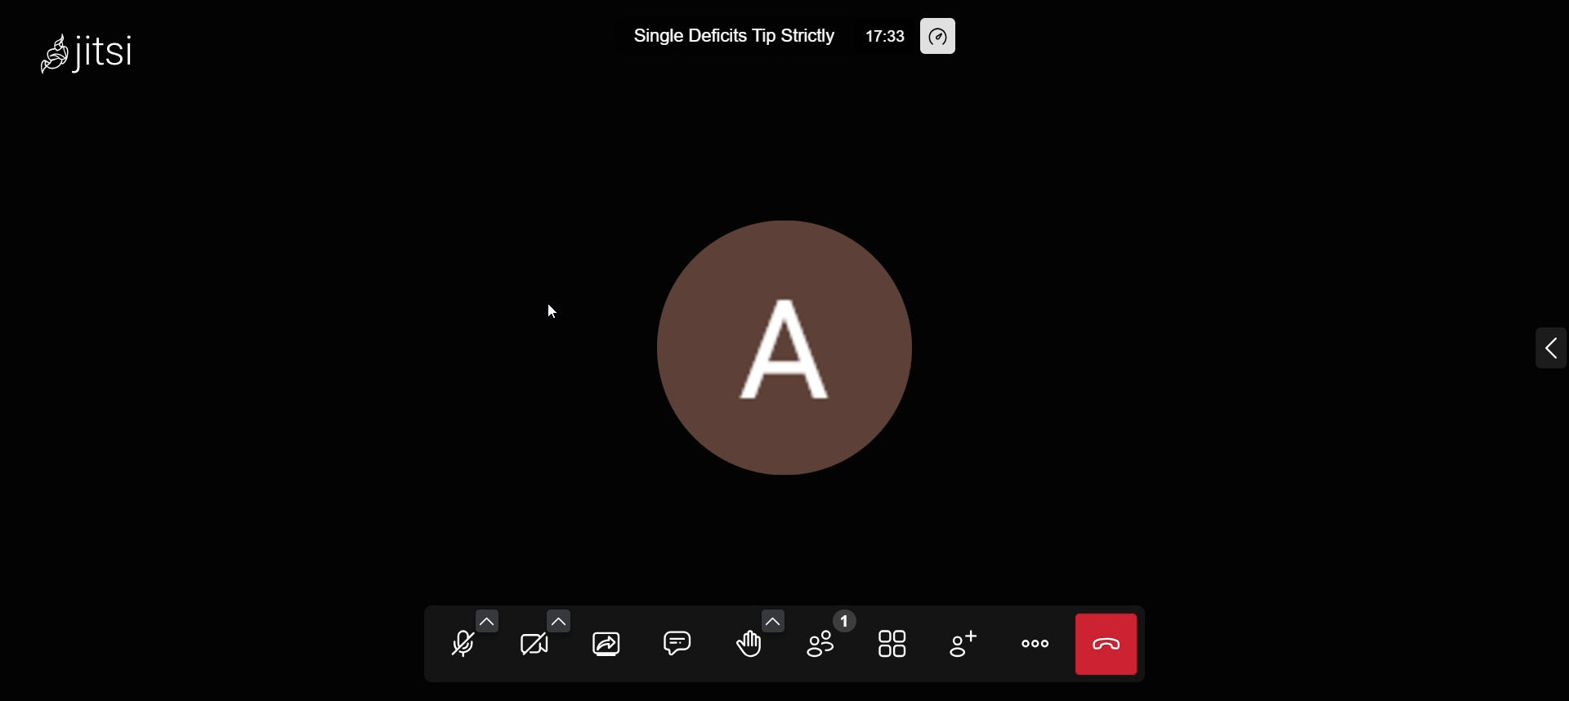 This screenshot has height=701, width=1569. What do you see at coordinates (534, 645) in the screenshot?
I see `start camera` at bounding box center [534, 645].